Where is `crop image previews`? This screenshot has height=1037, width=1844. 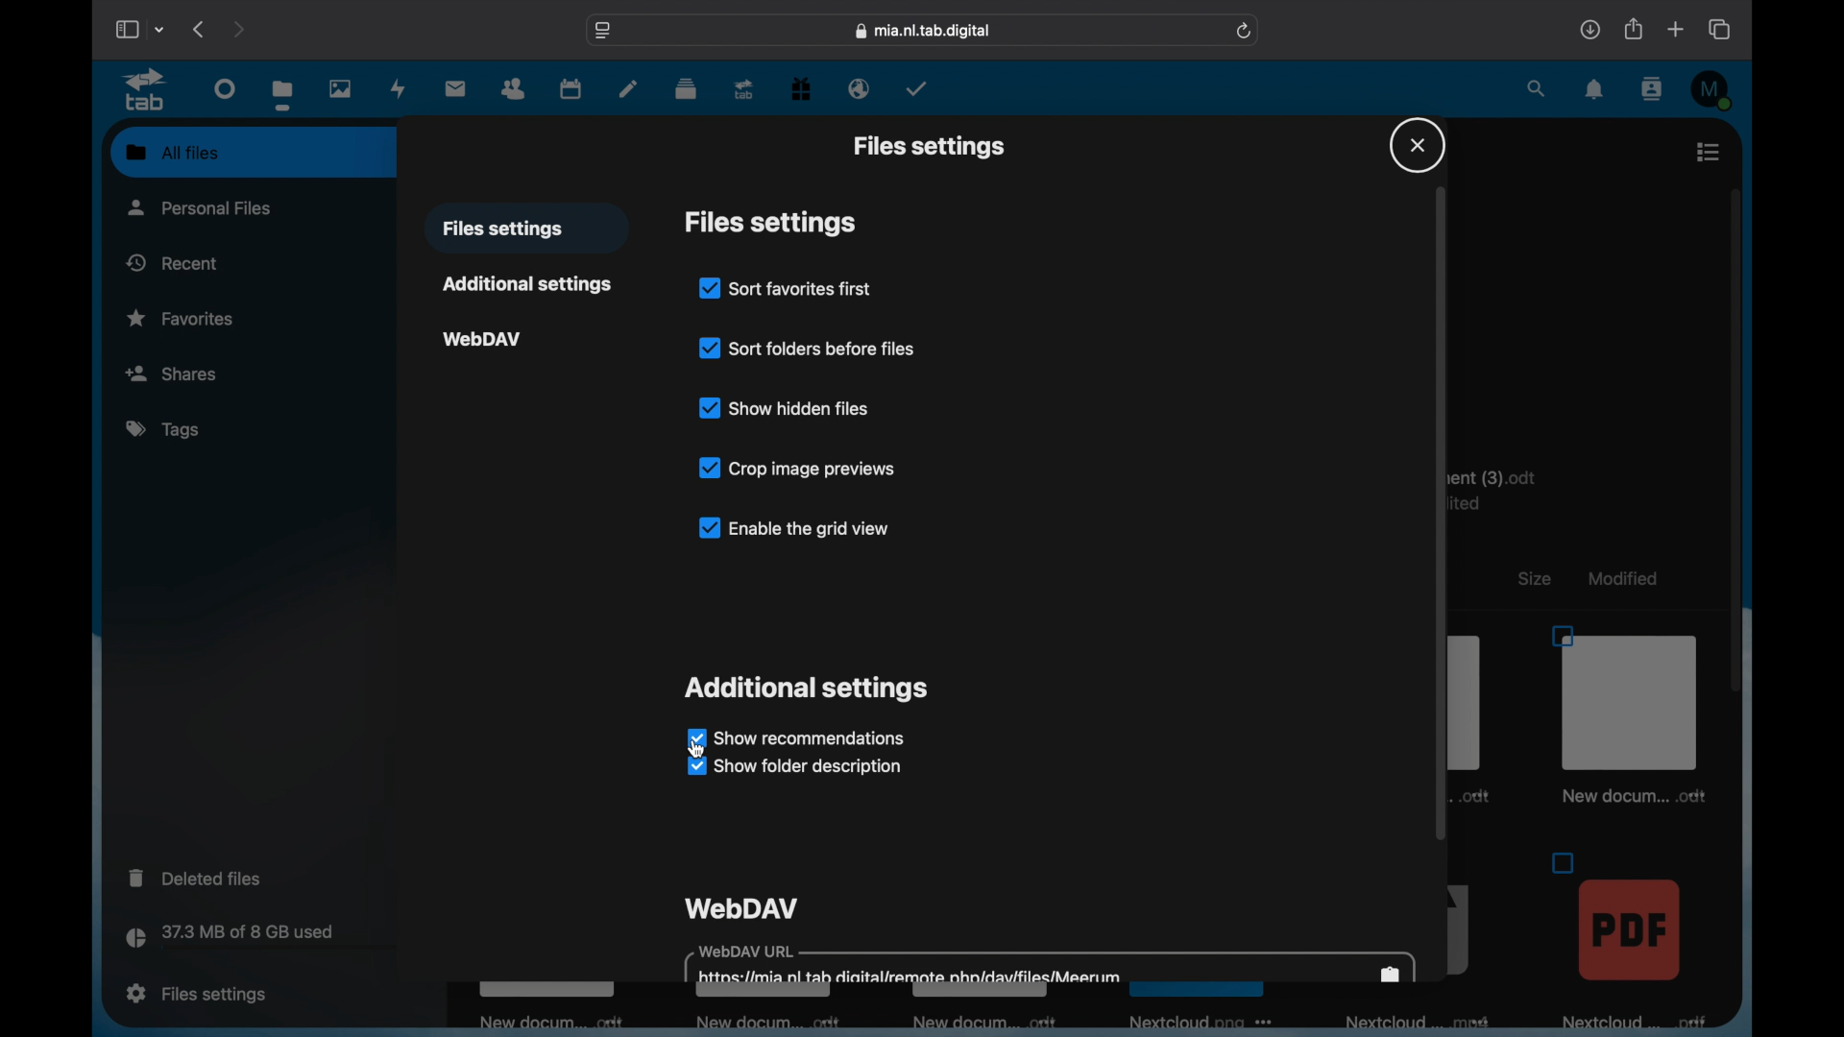
crop image previews is located at coordinates (796, 468).